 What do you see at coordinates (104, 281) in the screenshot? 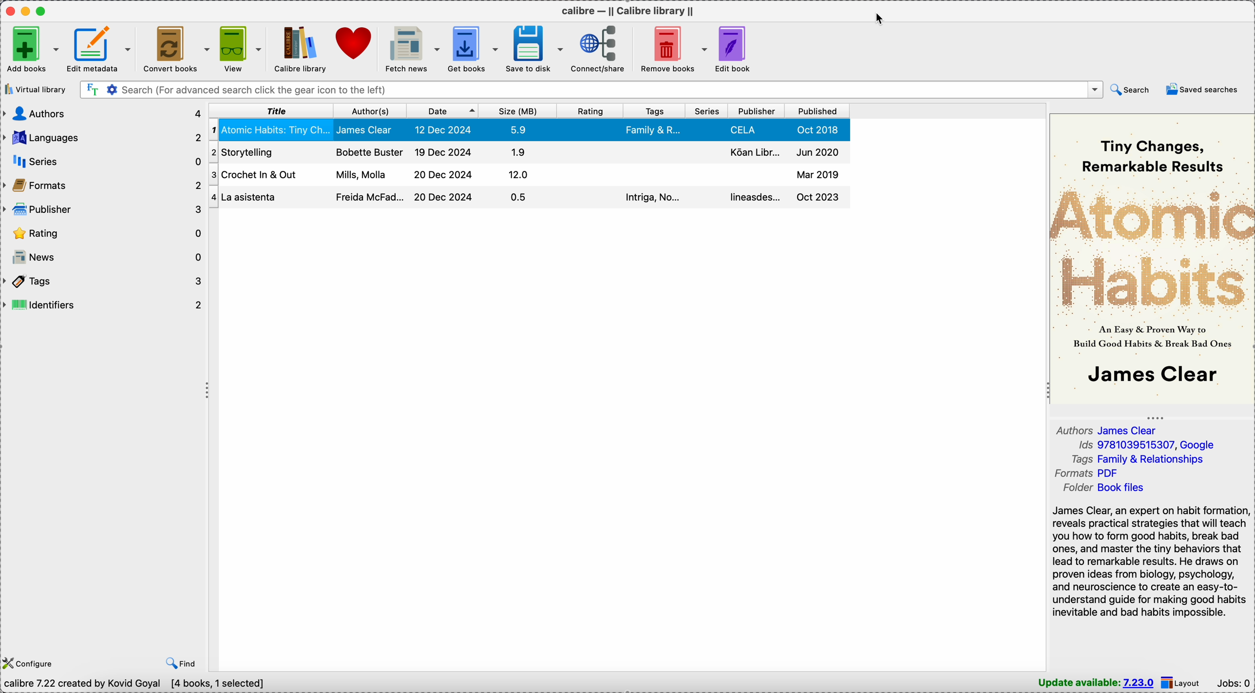
I see `tags` at bounding box center [104, 281].